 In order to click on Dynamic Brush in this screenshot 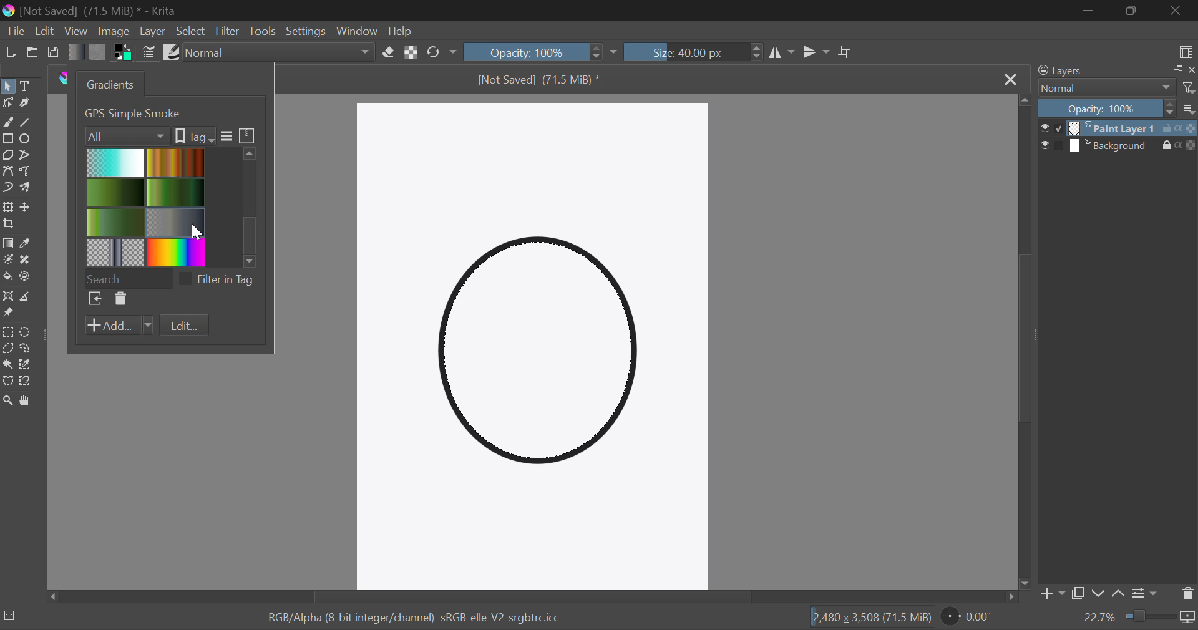, I will do `click(8, 189)`.